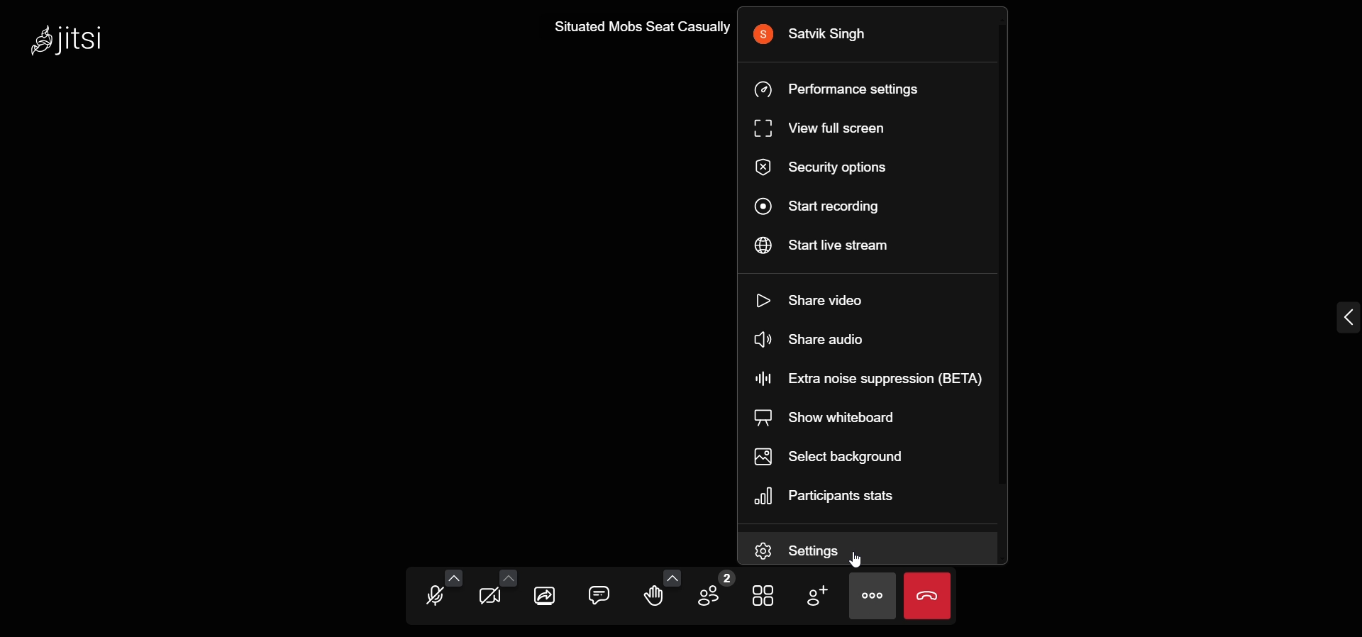  Describe the element at coordinates (929, 593) in the screenshot. I see `leave meeting` at that location.